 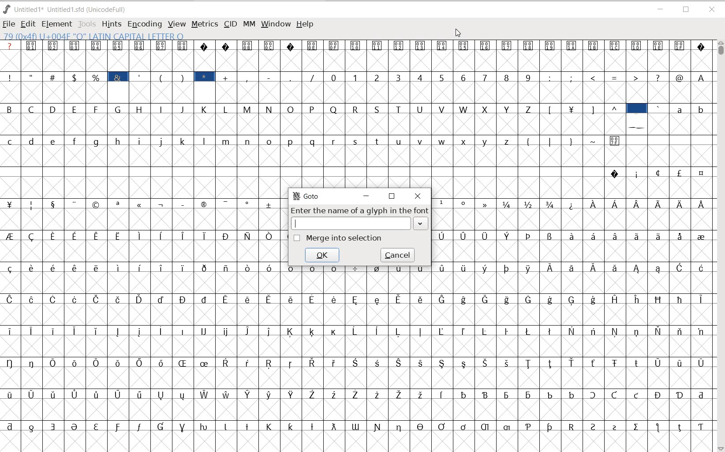 I want to click on ENCODING, so click(x=144, y=25).